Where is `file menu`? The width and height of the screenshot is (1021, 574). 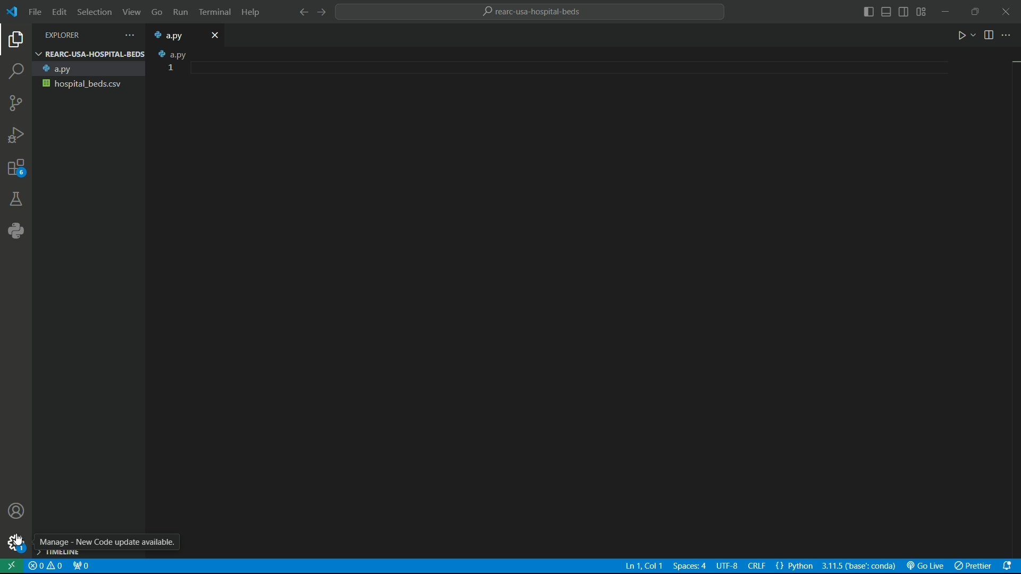
file menu is located at coordinates (35, 12).